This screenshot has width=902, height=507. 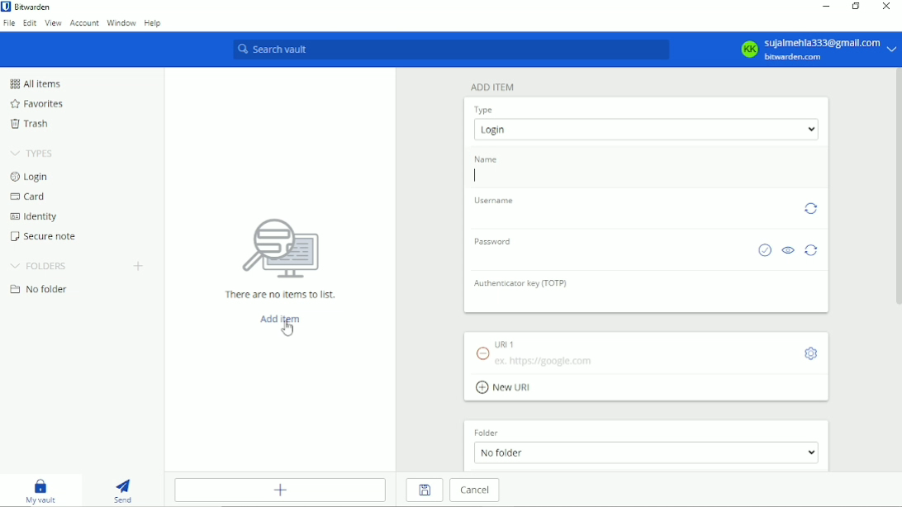 What do you see at coordinates (488, 433) in the screenshot?
I see `folder` at bounding box center [488, 433].